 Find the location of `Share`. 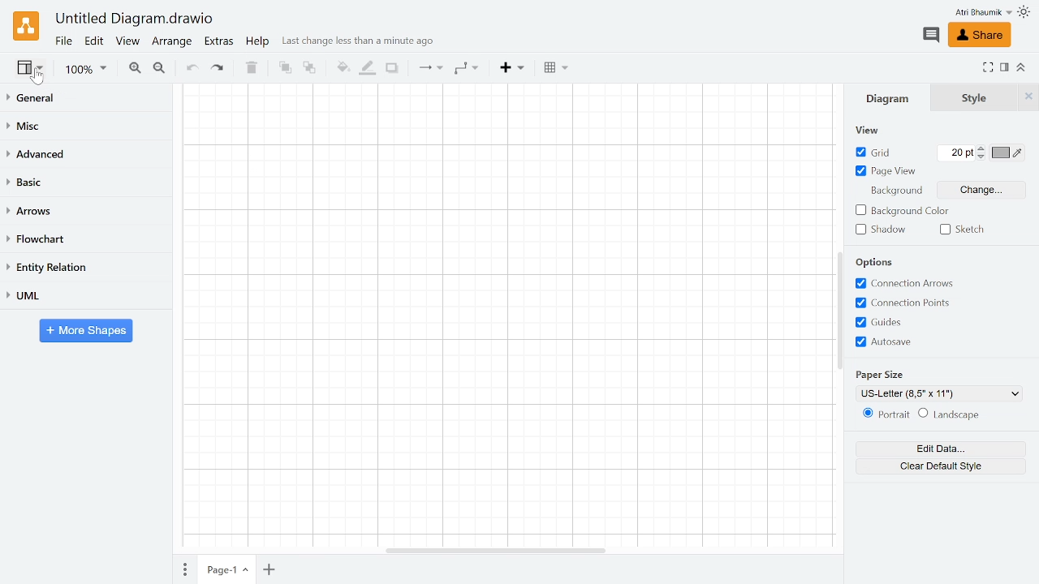

Share is located at coordinates (981, 35).